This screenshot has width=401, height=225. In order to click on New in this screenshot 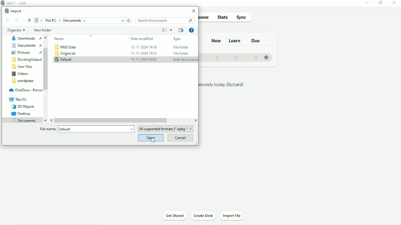, I will do `click(216, 40)`.